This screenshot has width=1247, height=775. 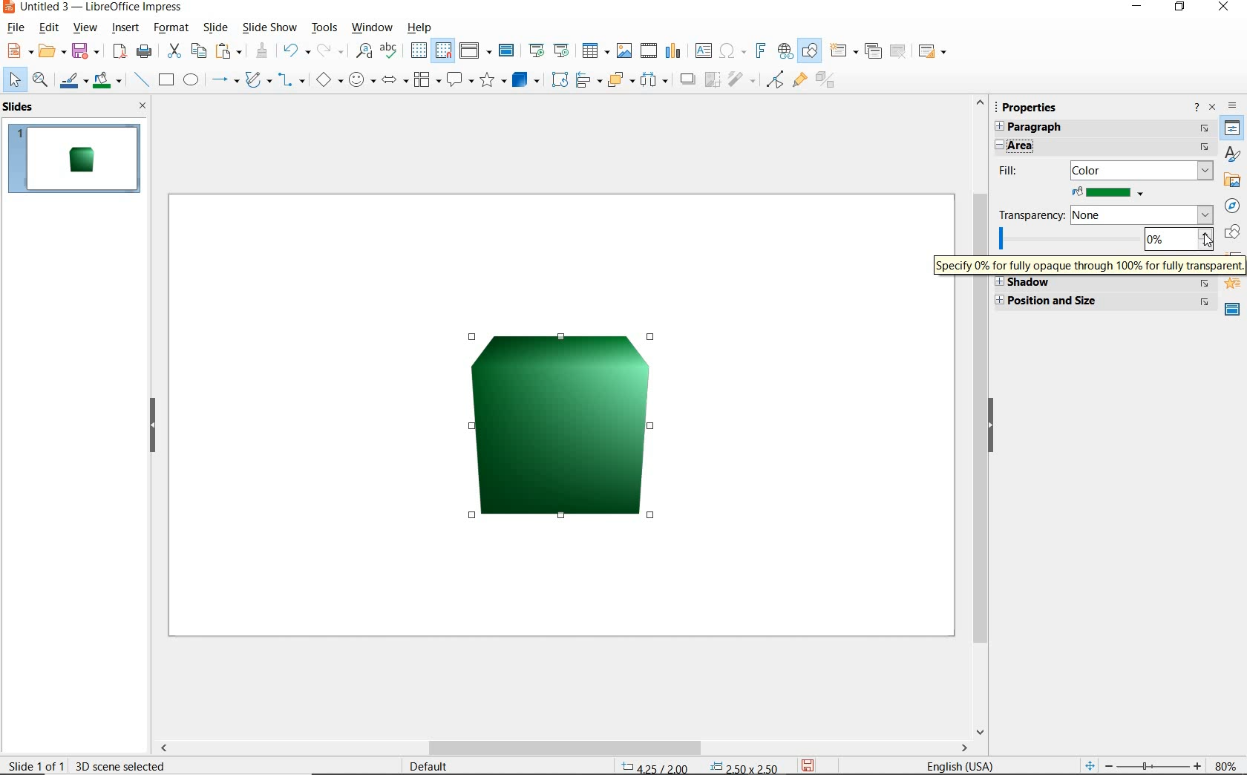 What do you see at coordinates (762, 53) in the screenshot?
I see `insert frontwork text` at bounding box center [762, 53].